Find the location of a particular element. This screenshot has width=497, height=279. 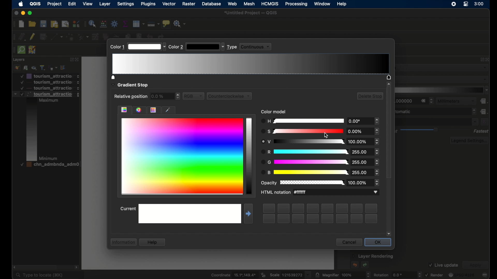

plugins is located at coordinates (148, 4).